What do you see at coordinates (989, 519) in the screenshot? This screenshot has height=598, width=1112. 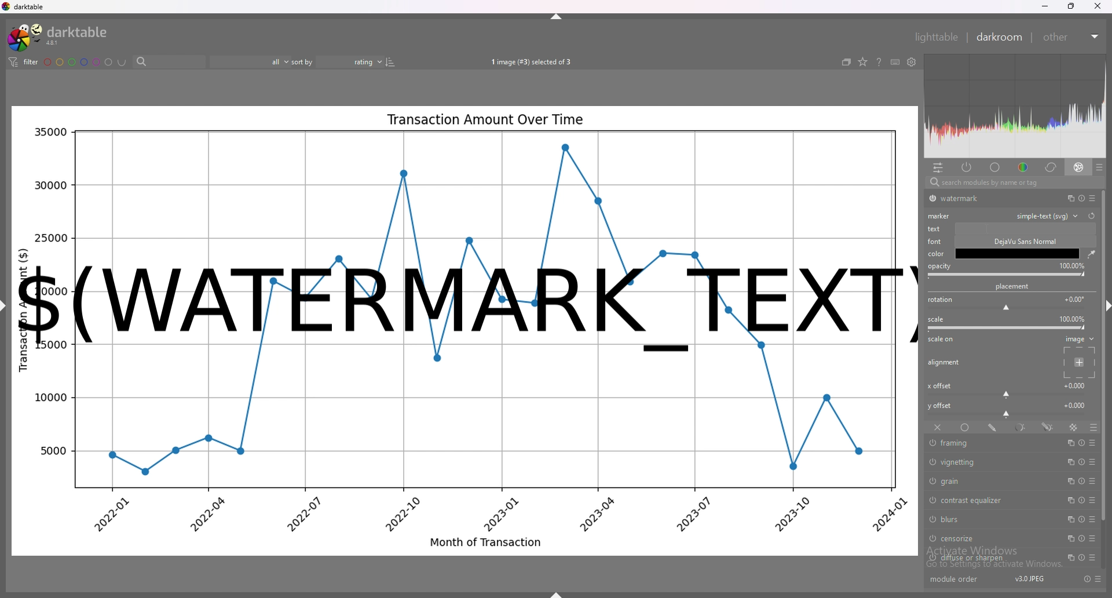 I see `blurs` at bounding box center [989, 519].